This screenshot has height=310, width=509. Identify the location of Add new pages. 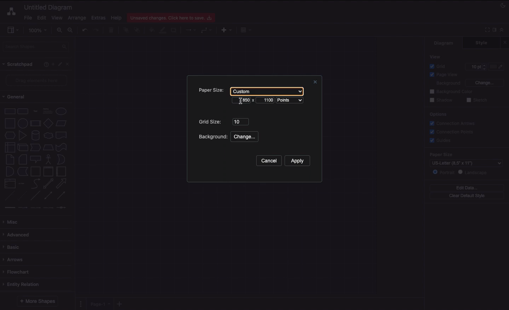
(120, 304).